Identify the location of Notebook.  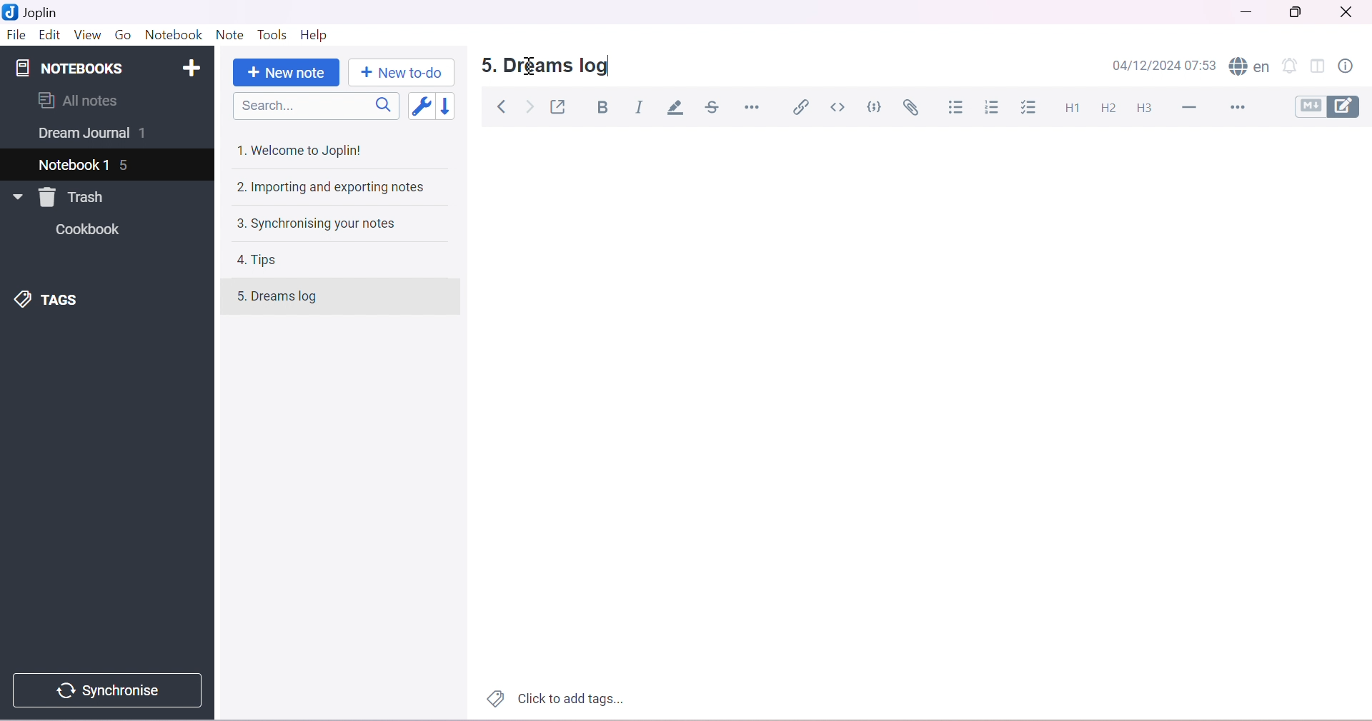
(175, 36).